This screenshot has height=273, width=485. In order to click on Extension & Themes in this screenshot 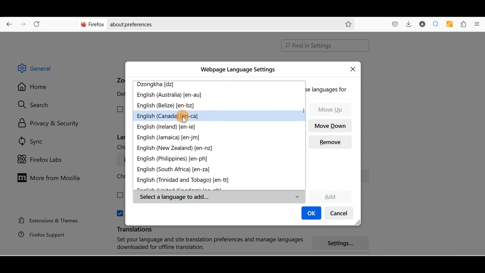, I will do `click(46, 220)`.